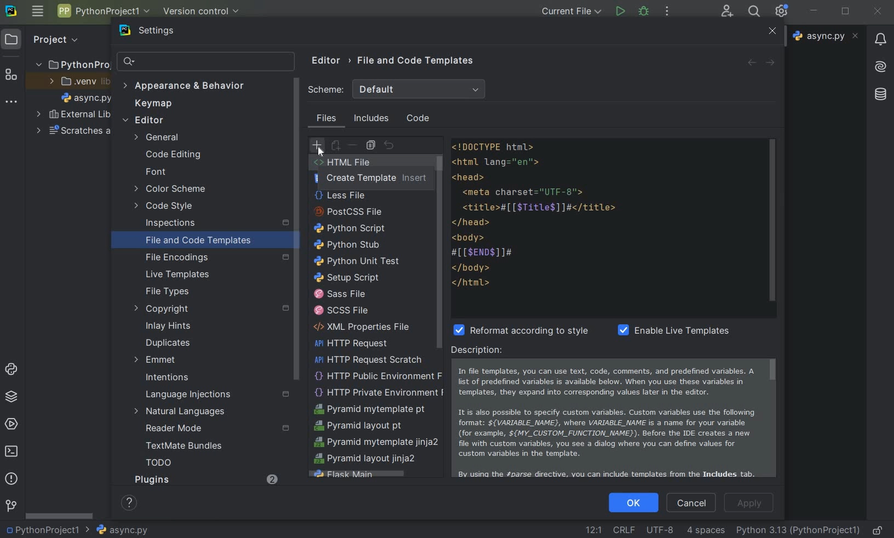 Image resolution: width=894 pixels, height=538 pixels. Describe the element at coordinates (103, 11) in the screenshot. I see `project name` at that location.